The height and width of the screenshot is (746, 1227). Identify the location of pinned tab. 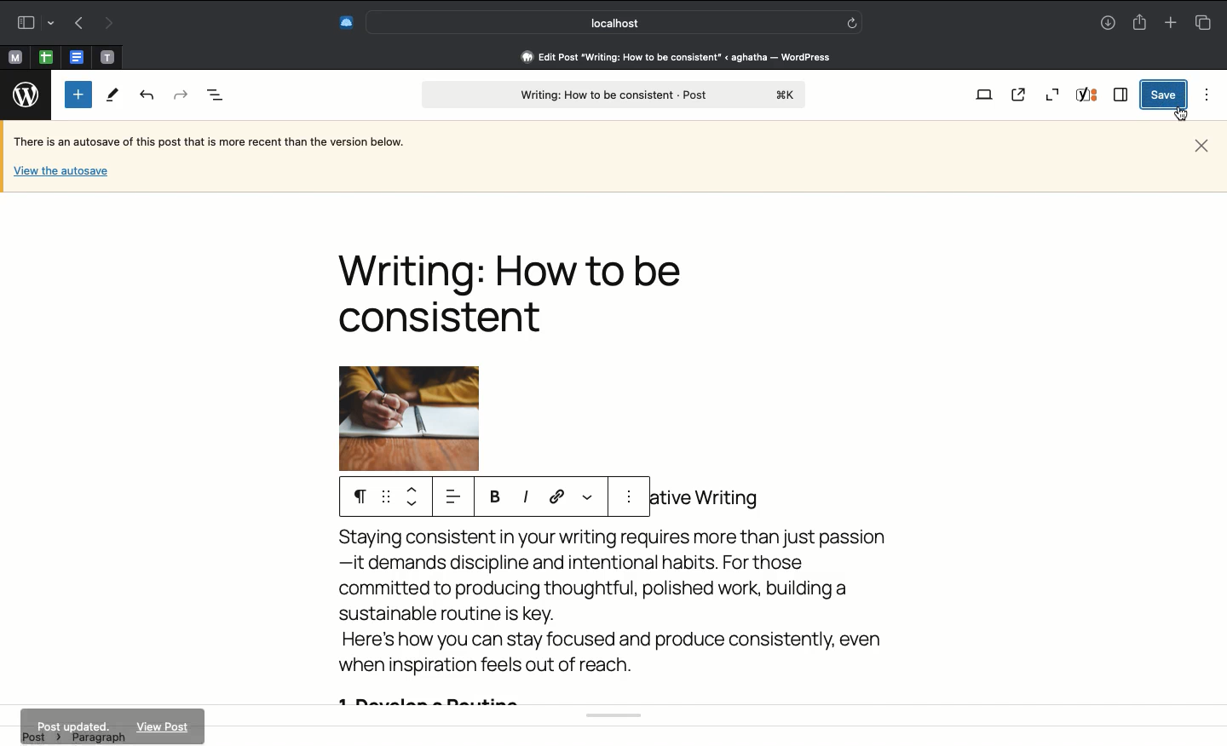
(109, 55).